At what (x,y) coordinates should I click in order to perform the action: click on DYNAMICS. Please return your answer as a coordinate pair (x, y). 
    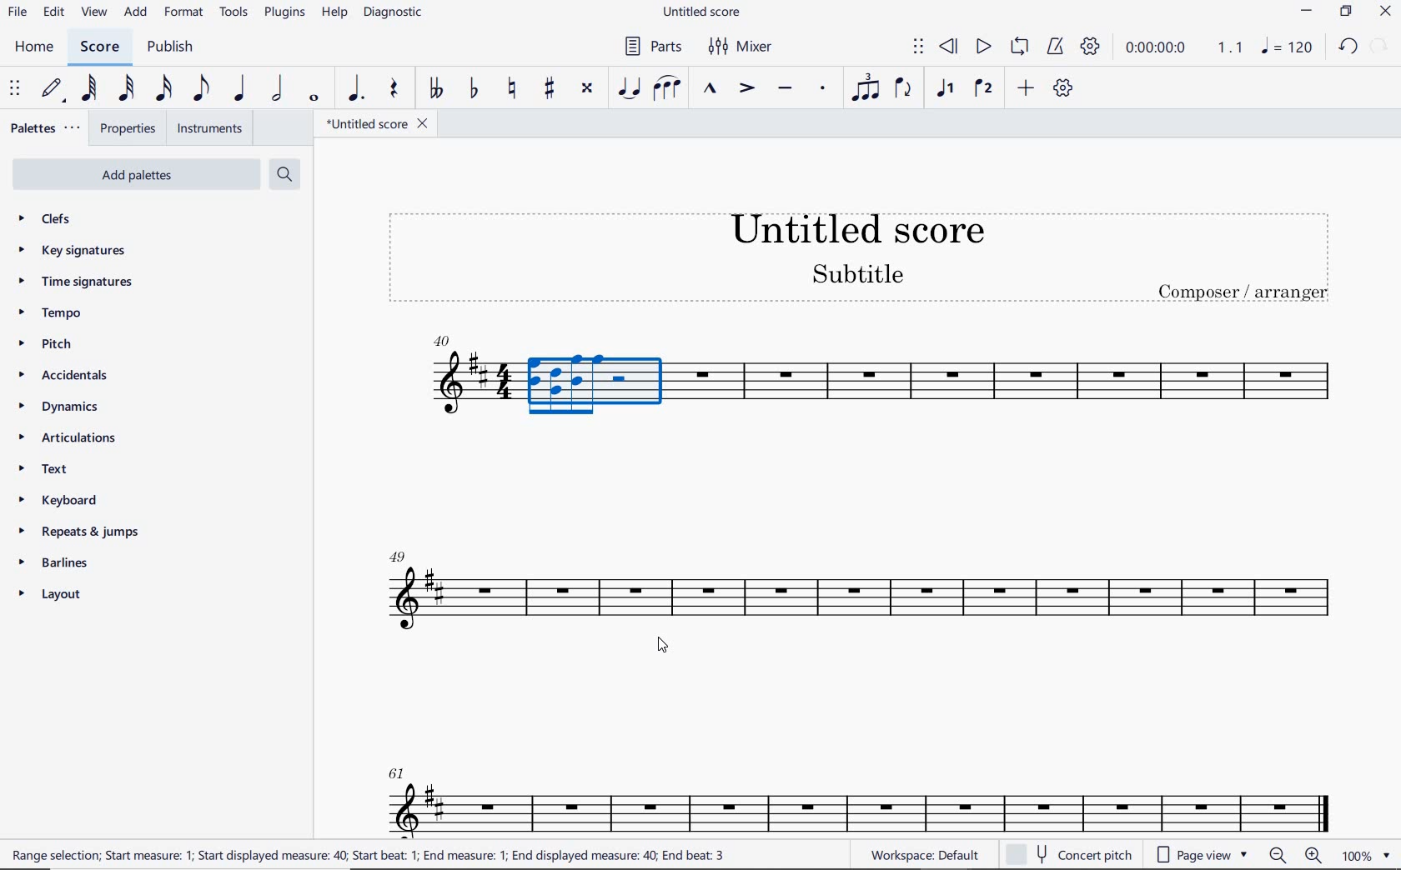
    Looking at the image, I should click on (67, 407).